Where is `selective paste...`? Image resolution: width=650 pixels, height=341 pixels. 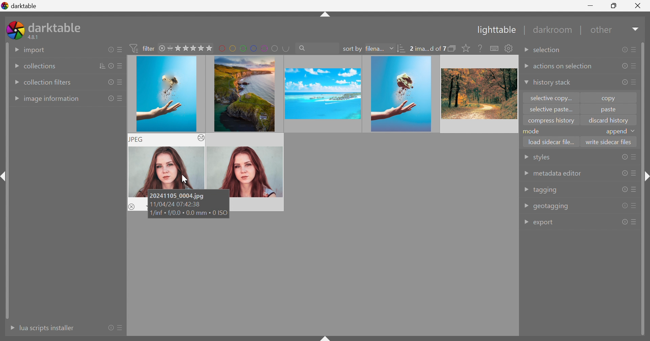
selective paste... is located at coordinates (549, 110).